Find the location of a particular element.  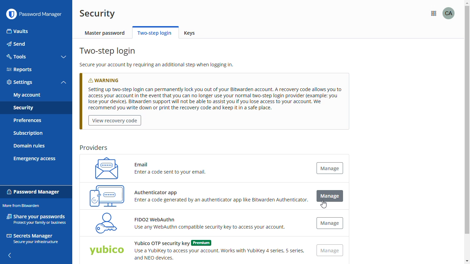

logo is located at coordinates (11, 14).